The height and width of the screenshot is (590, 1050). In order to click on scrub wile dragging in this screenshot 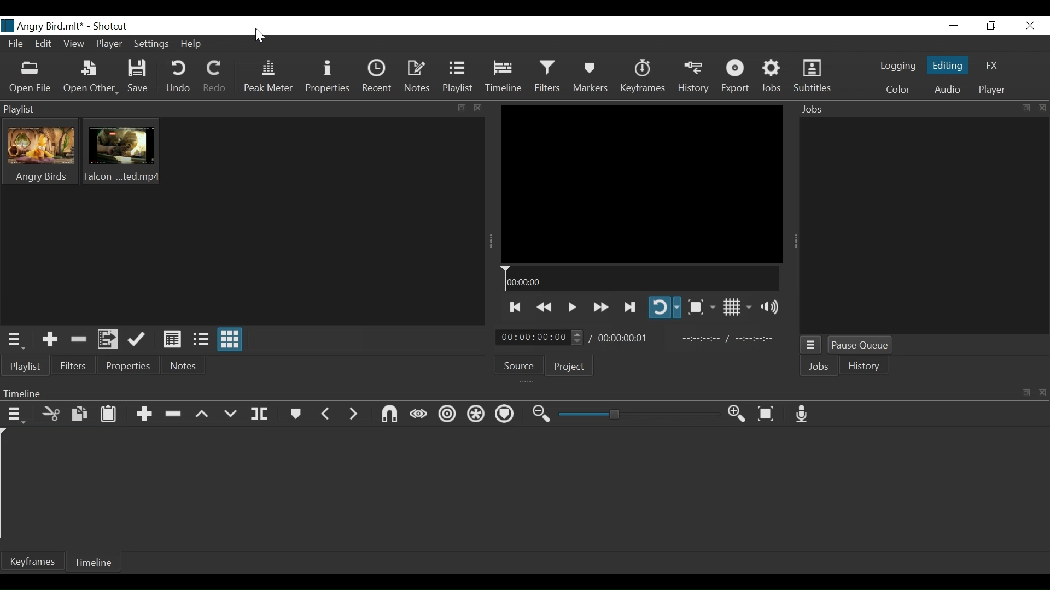, I will do `click(419, 415)`.